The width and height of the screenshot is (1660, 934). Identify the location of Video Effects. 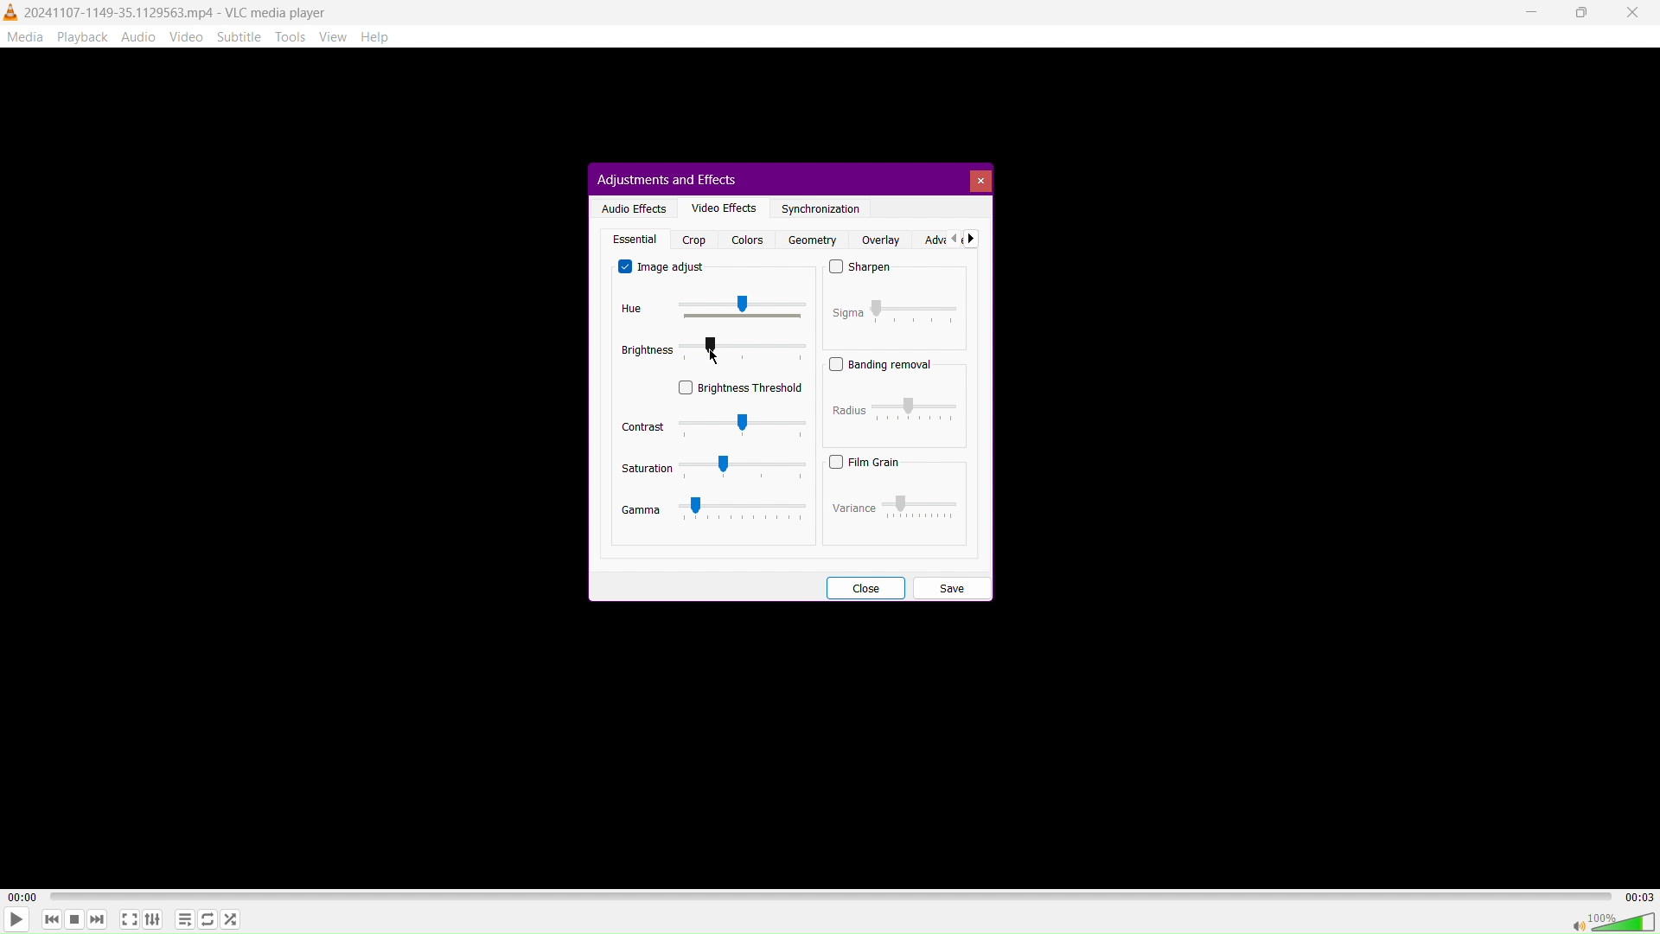
(720, 207).